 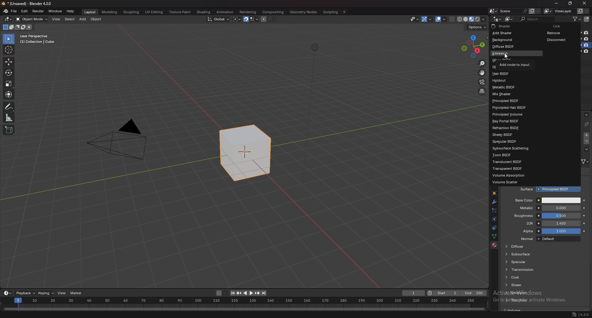 What do you see at coordinates (579, 39) in the screenshot?
I see `hide in viewport` at bounding box center [579, 39].